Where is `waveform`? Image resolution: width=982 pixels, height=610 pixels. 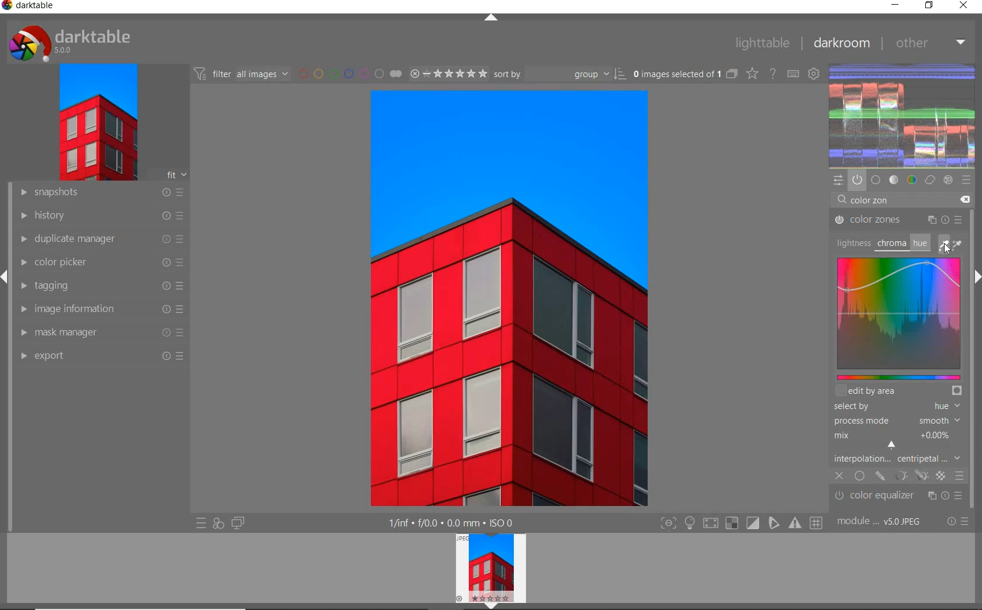
waveform is located at coordinates (903, 115).